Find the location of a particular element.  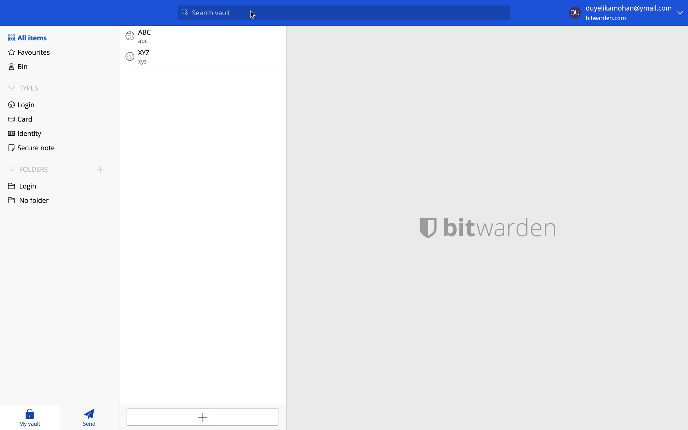

login is located at coordinates (22, 105).